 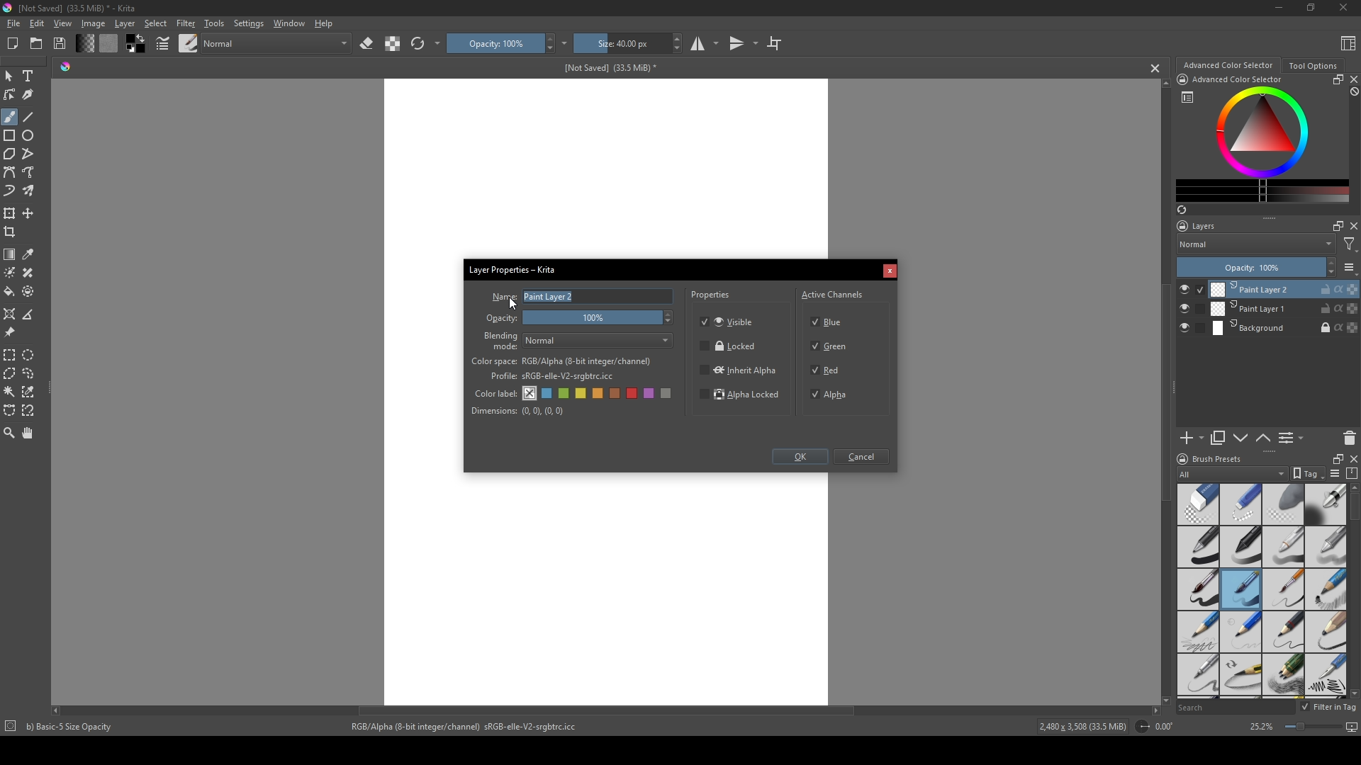 I want to click on bucket fill, so click(x=11, y=291).